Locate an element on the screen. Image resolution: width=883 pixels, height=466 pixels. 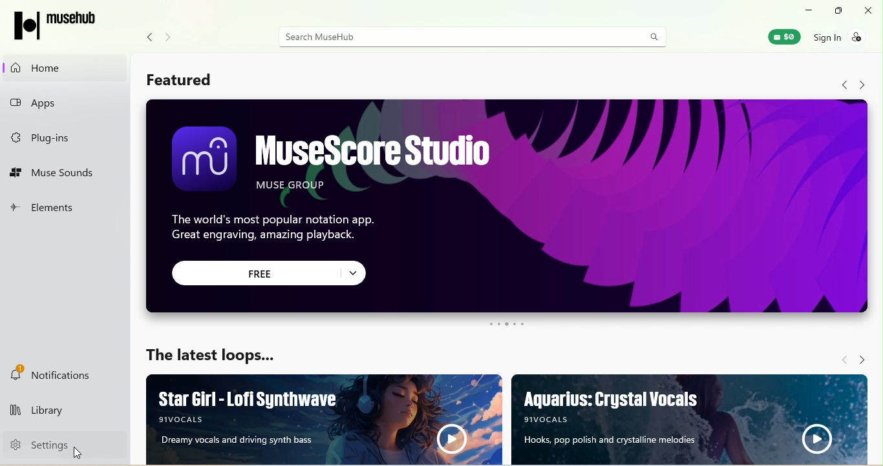
Navigate back is located at coordinates (840, 358).